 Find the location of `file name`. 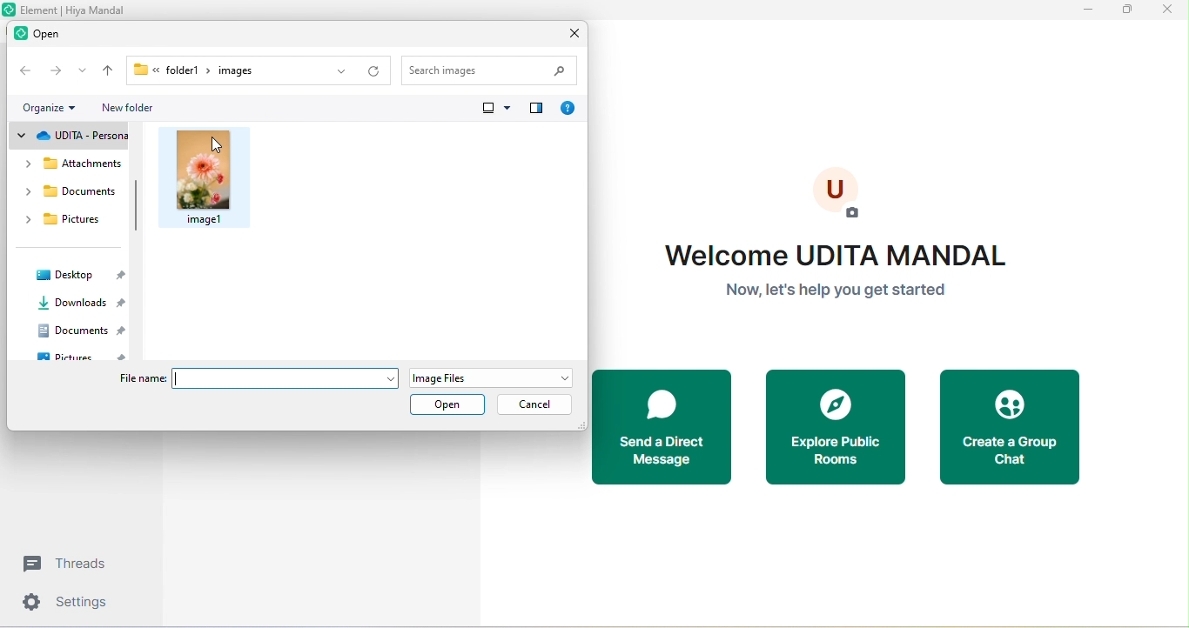

file name is located at coordinates (255, 379).